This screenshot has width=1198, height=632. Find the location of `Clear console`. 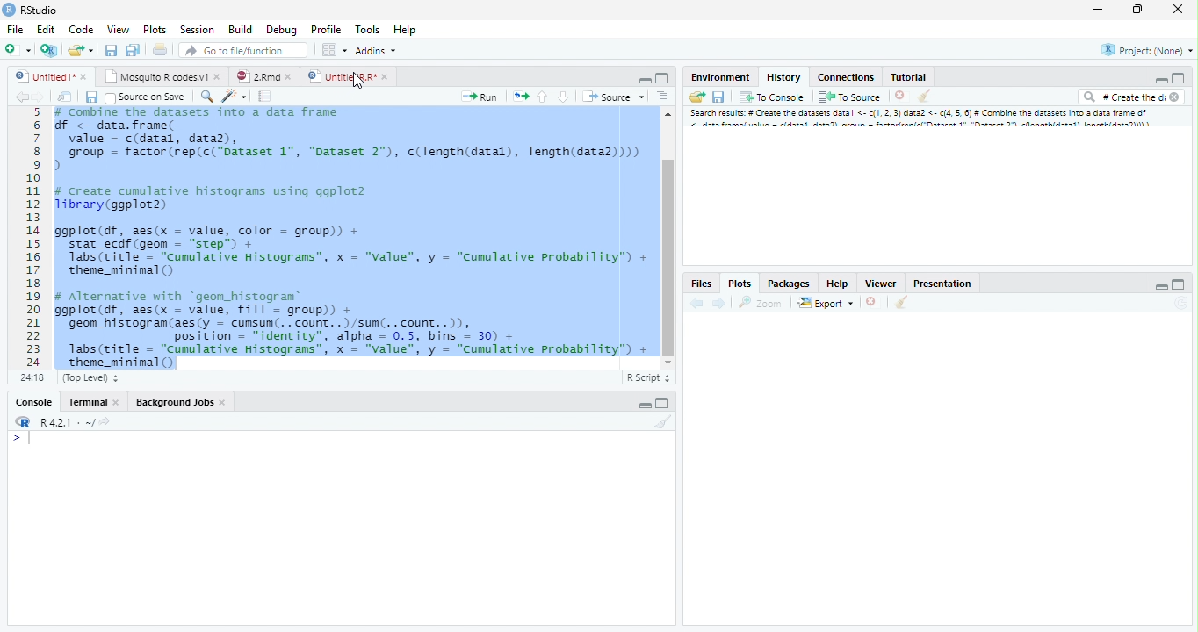

Clear console is located at coordinates (927, 97).